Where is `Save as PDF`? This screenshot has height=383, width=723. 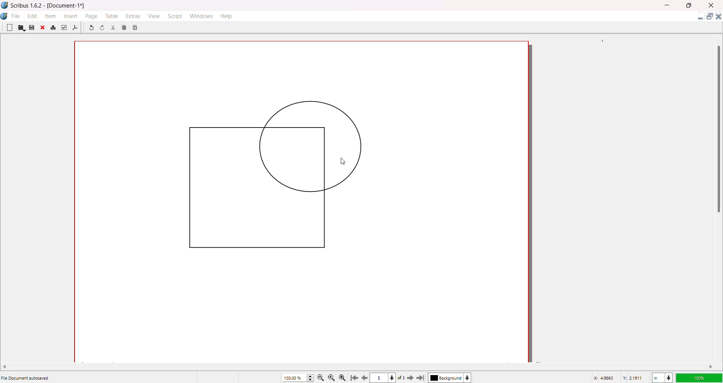 Save as PDF is located at coordinates (75, 28).